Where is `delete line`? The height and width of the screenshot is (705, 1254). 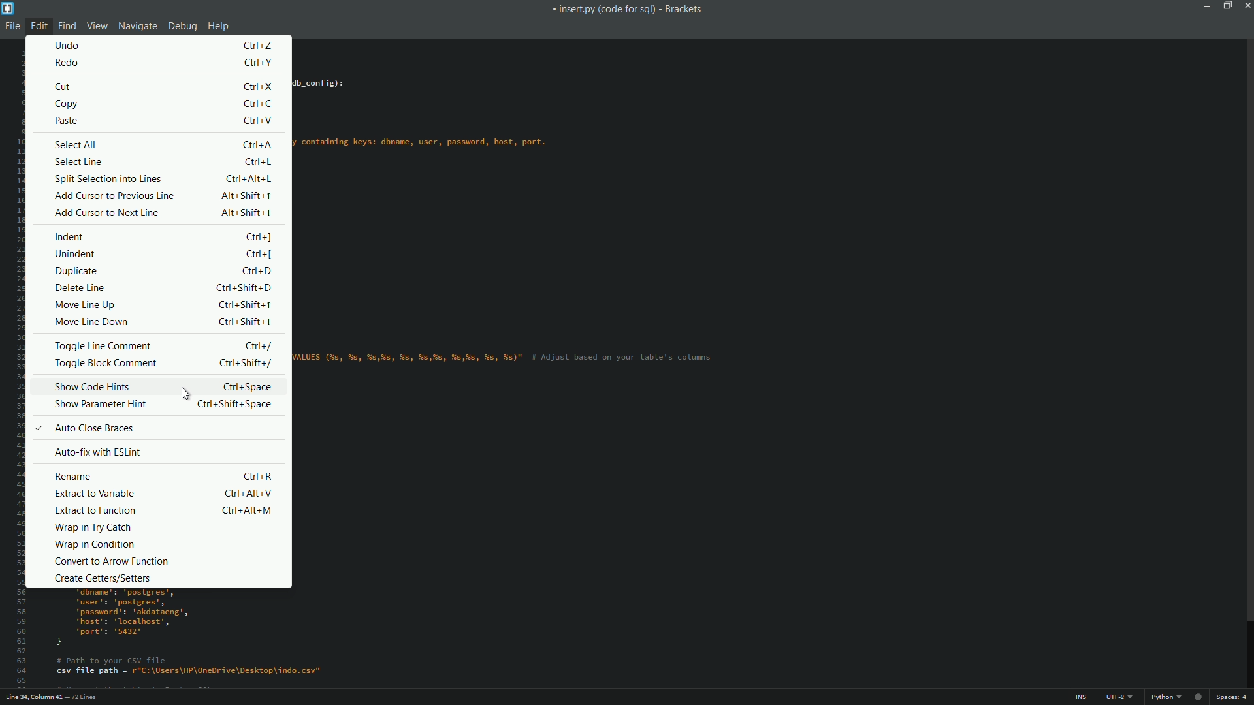 delete line is located at coordinates (80, 287).